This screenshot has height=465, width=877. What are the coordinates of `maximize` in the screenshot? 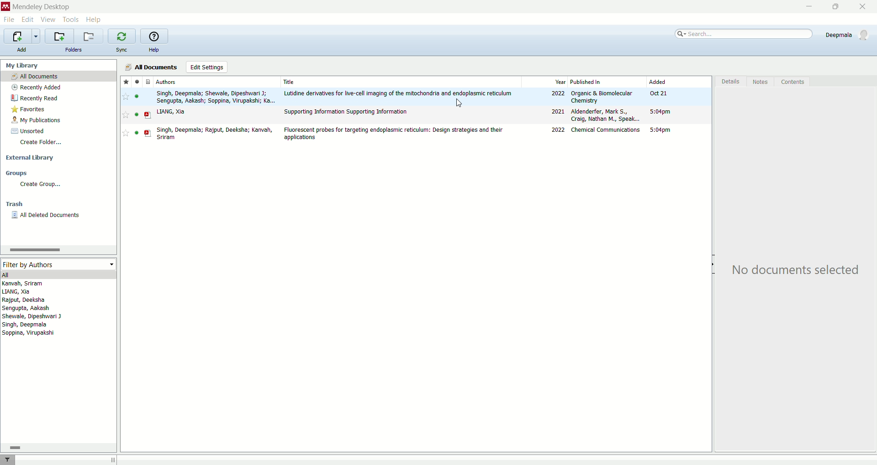 It's located at (839, 6).